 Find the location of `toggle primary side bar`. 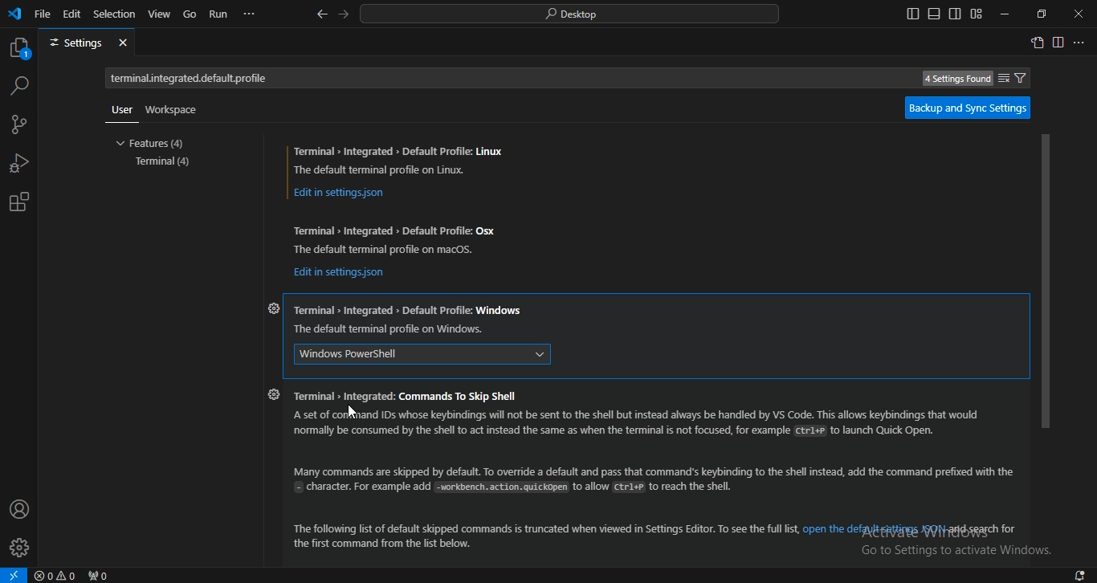

toggle primary side bar is located at coordinates (913, 14).